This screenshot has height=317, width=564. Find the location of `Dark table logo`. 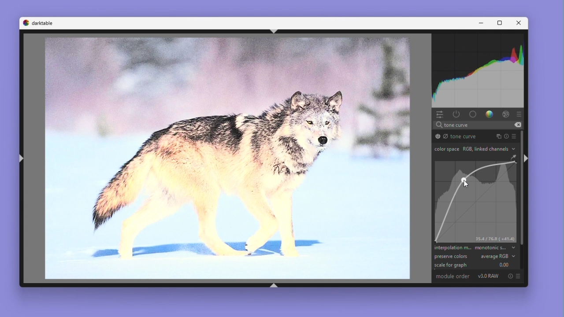

Dark table logo is located at coordinates (38, 23).